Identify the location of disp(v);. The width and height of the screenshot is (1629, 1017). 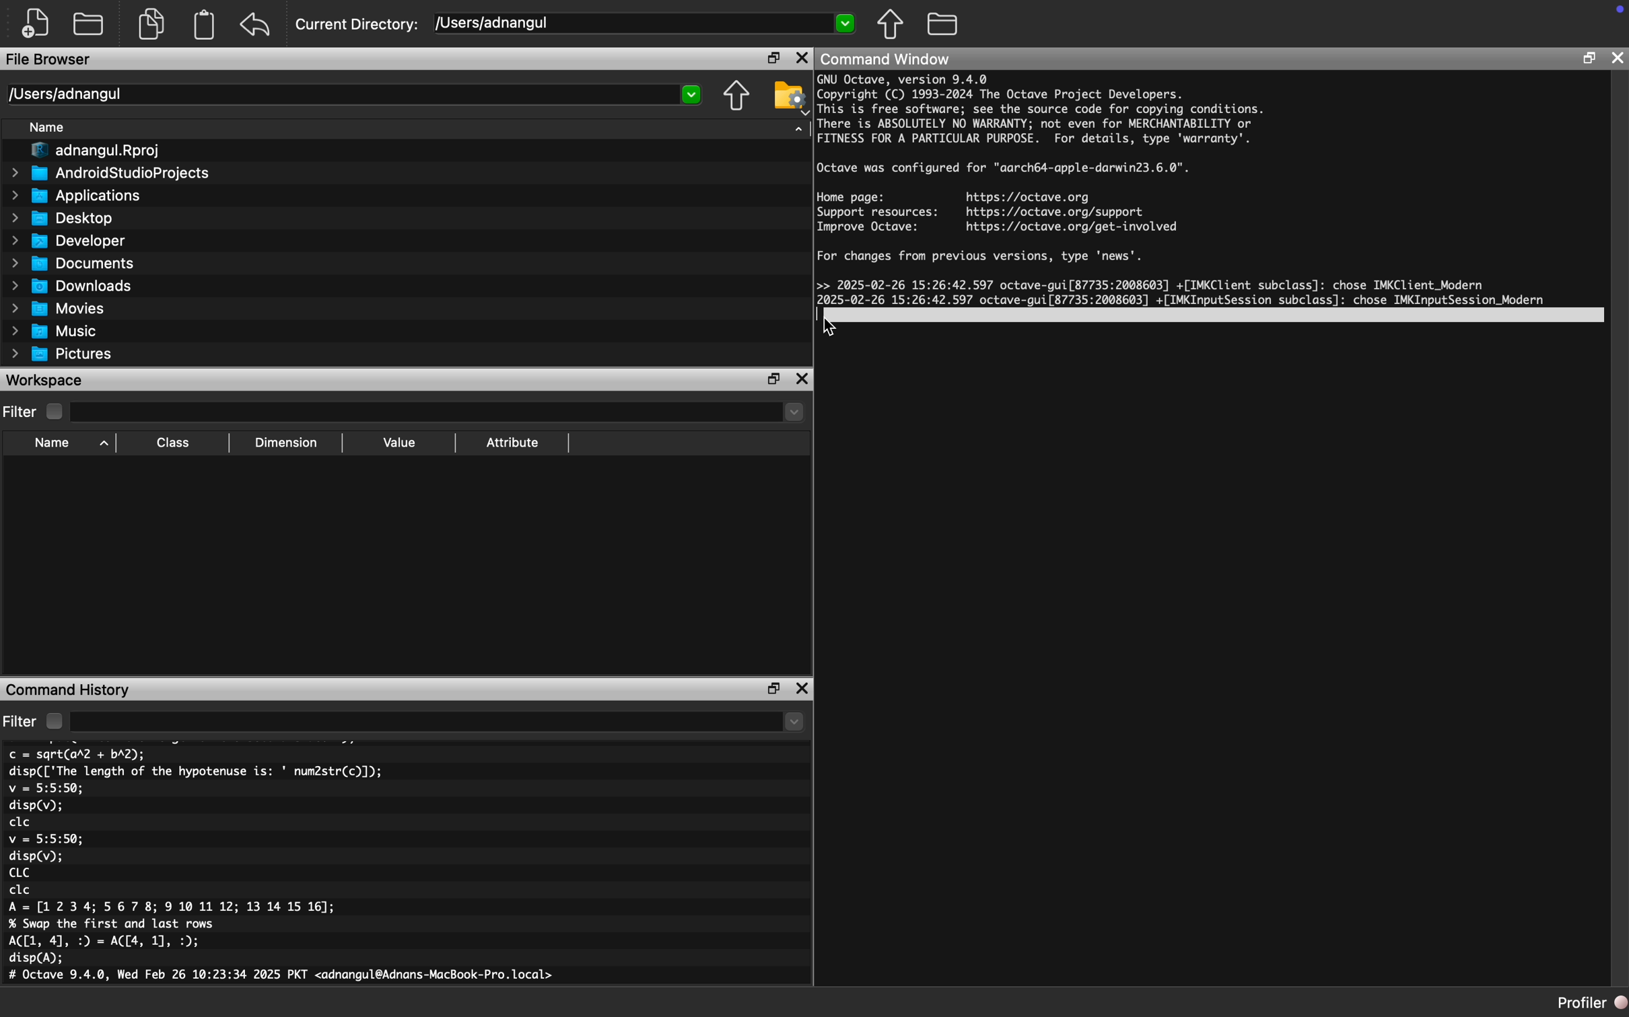
(36, 807).